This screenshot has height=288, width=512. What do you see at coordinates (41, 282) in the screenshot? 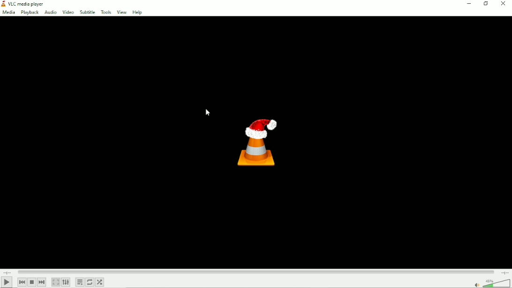
I see `Next` at bounding box center [41, 282].